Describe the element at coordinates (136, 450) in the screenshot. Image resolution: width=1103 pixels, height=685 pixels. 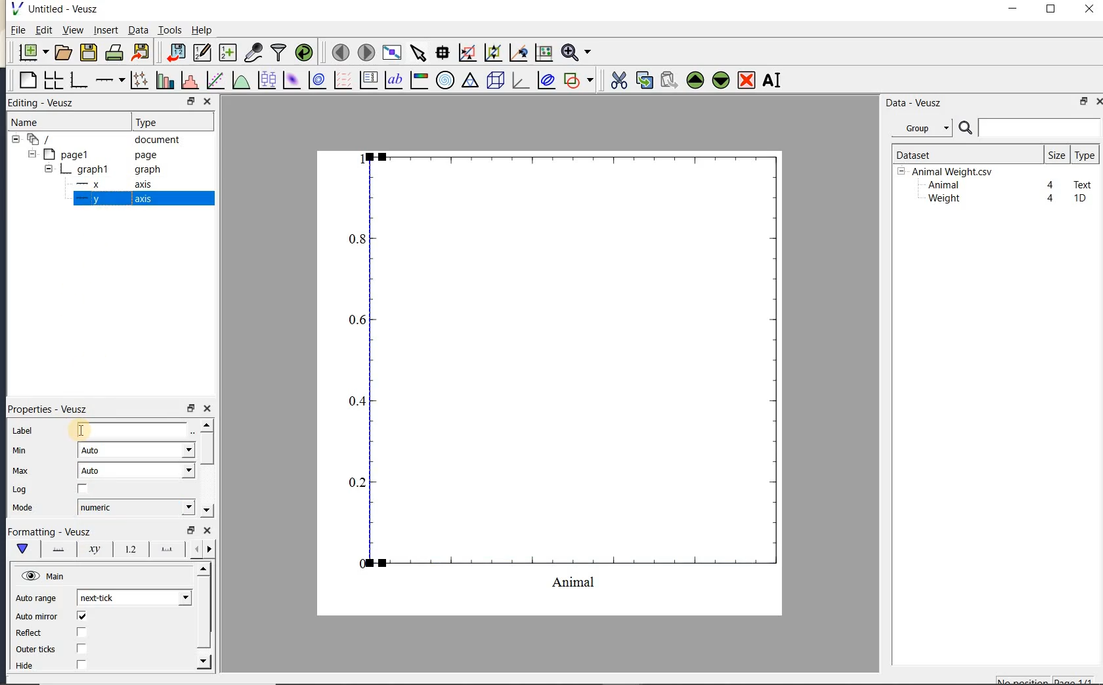
I see `Auto` at that location.